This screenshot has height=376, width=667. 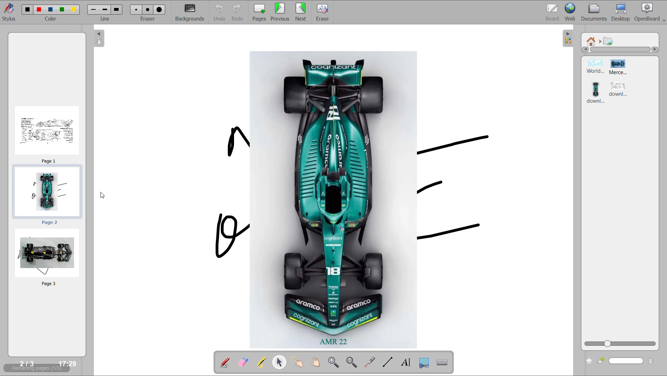 I want to click on virtual laser pointer, so click(x=370, y=362).